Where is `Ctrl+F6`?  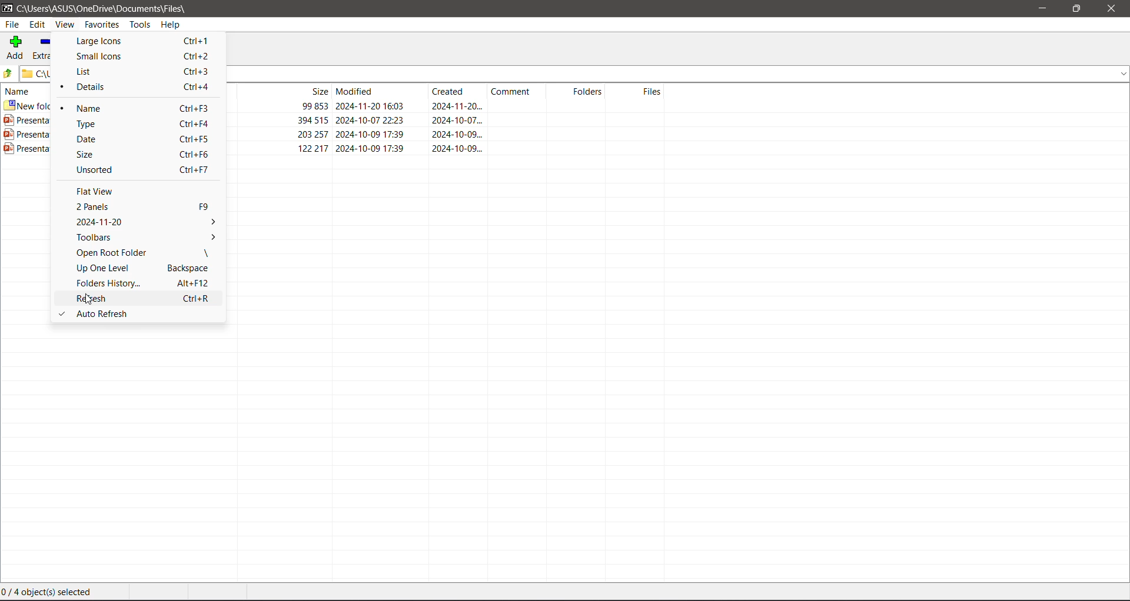 Ctrl+F6 is located at coordinates (194, 153).